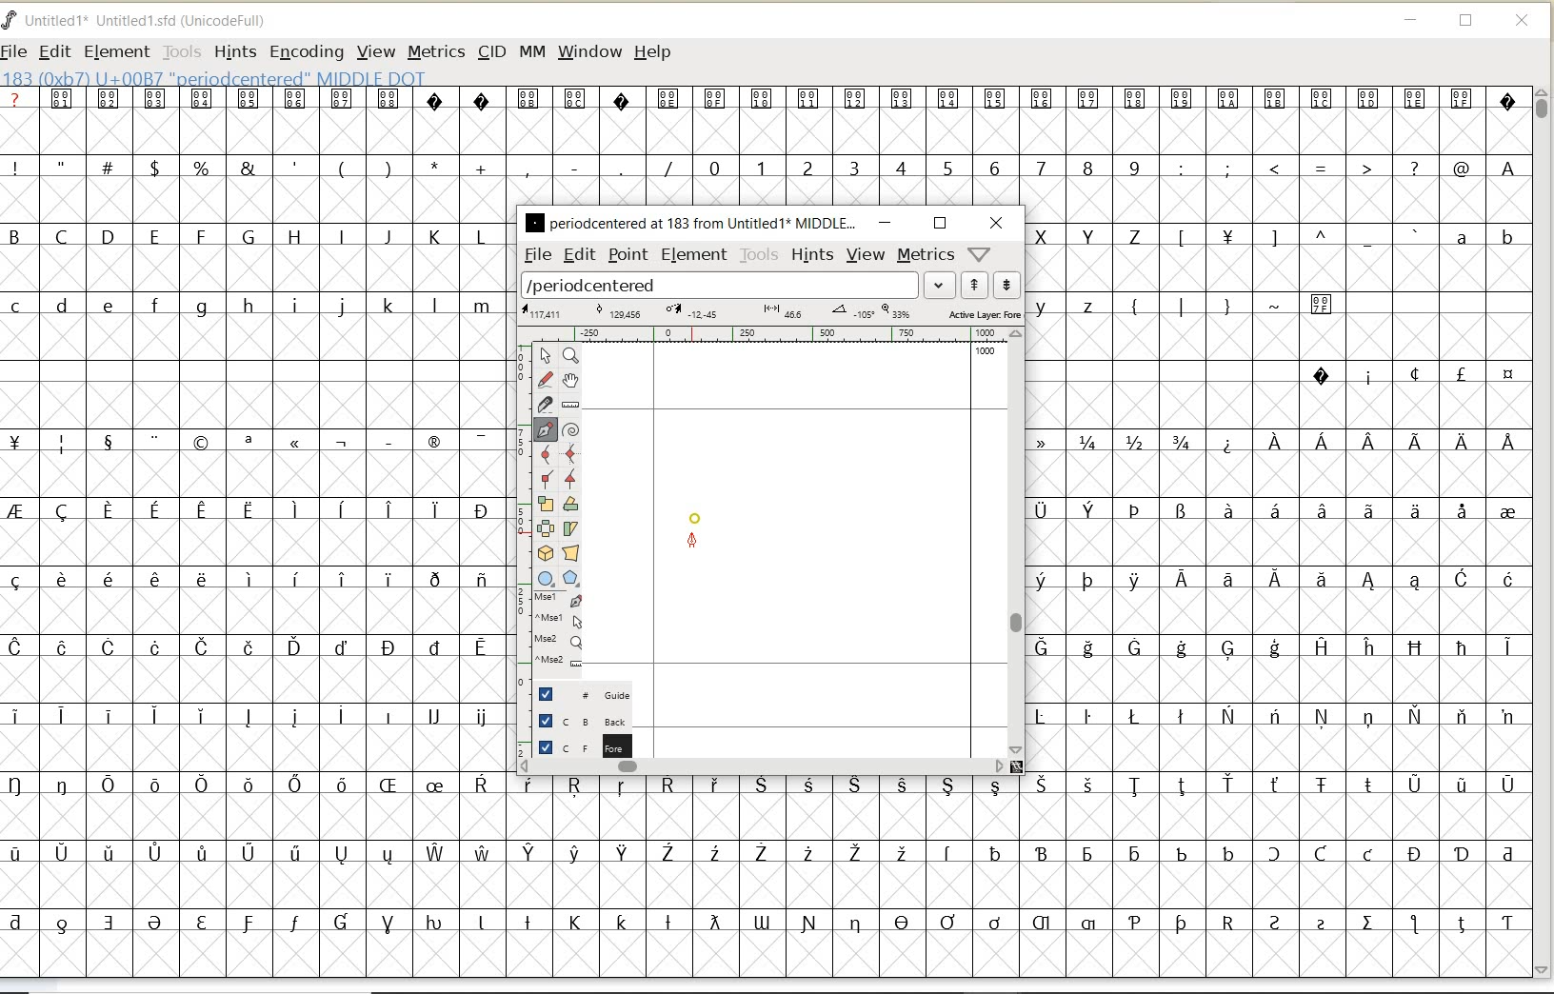  What do you see at coordinates (1018, 541) in the screenshot?
I see `scrollbar` at bounding box center [1018, 541].